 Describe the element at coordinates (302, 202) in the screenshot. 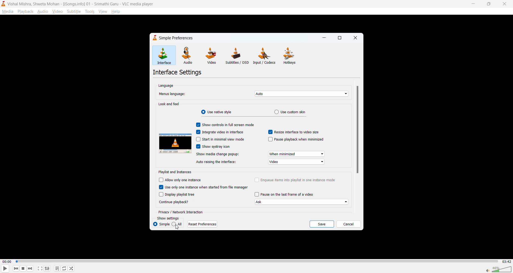

I see `Playback dropdown` at that location.